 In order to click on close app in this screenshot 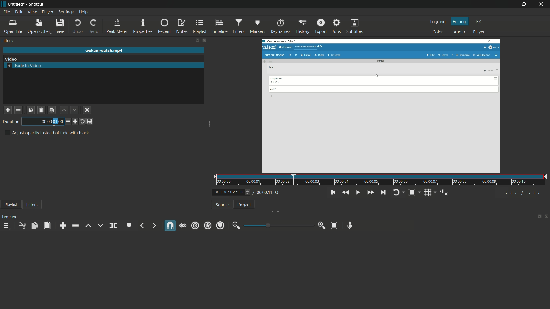, I will do `click(542, 5)`.